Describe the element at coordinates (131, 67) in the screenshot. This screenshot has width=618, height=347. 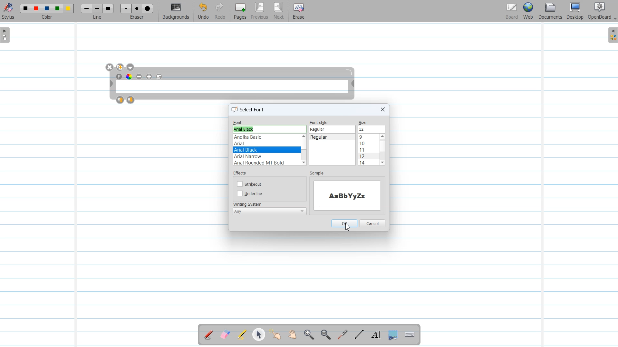
I see `Drop down box` at that location.